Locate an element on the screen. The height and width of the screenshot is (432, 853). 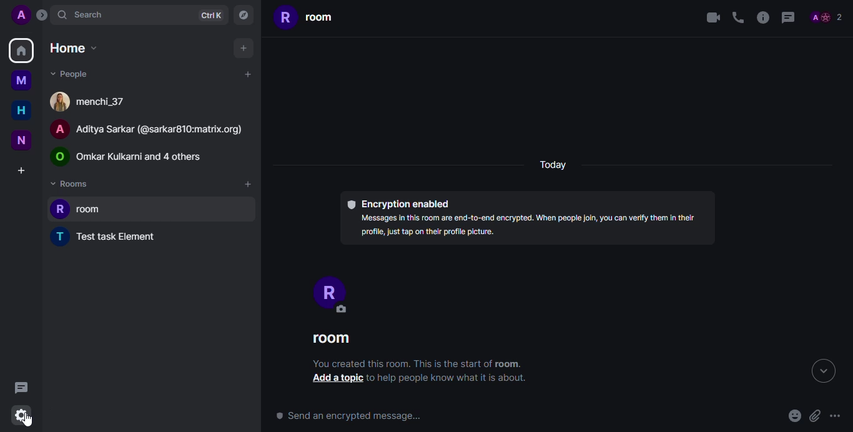
cursor is located at coordinates (33, 421).